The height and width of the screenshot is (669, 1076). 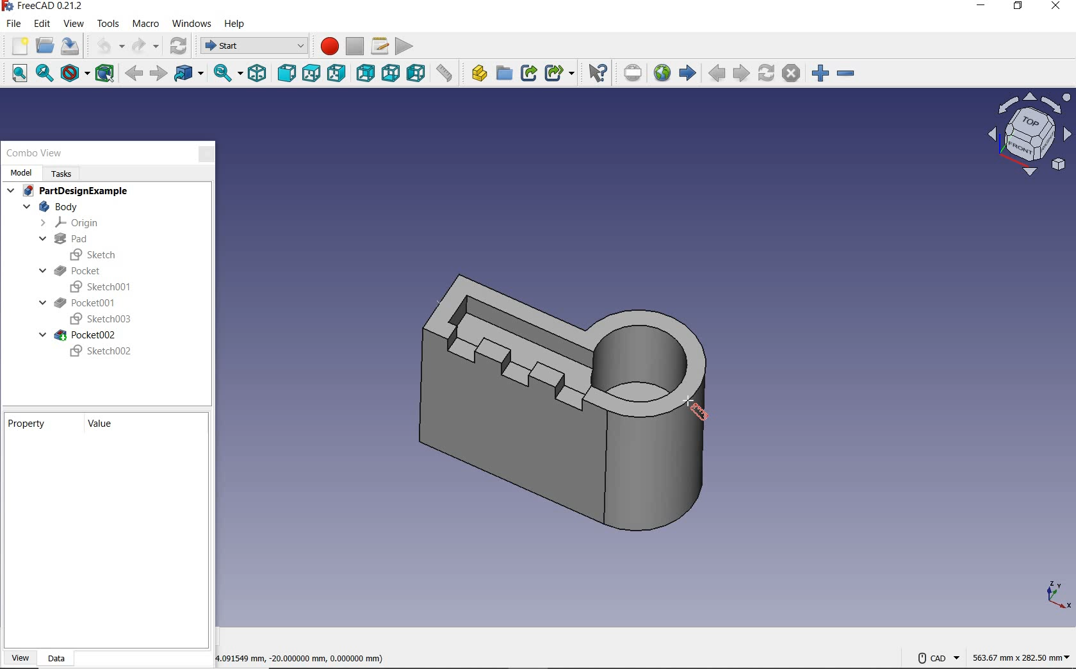 What do you see at coordinates (235, 22) in the screenshot?
I see `help` at bounding box center [235, 22].